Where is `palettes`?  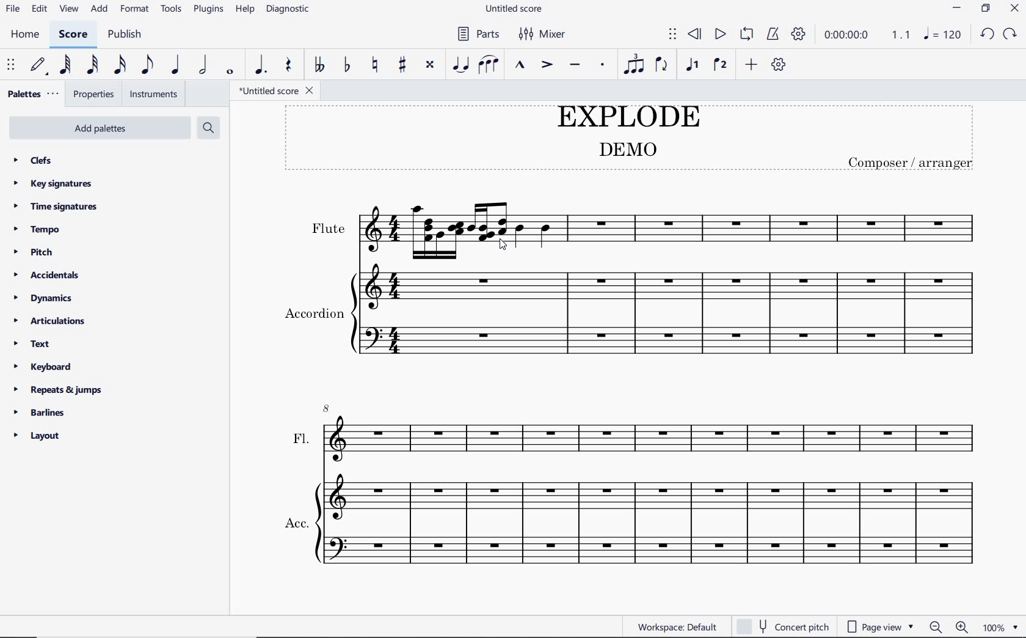
palettes is located at coordinates (31, 93).